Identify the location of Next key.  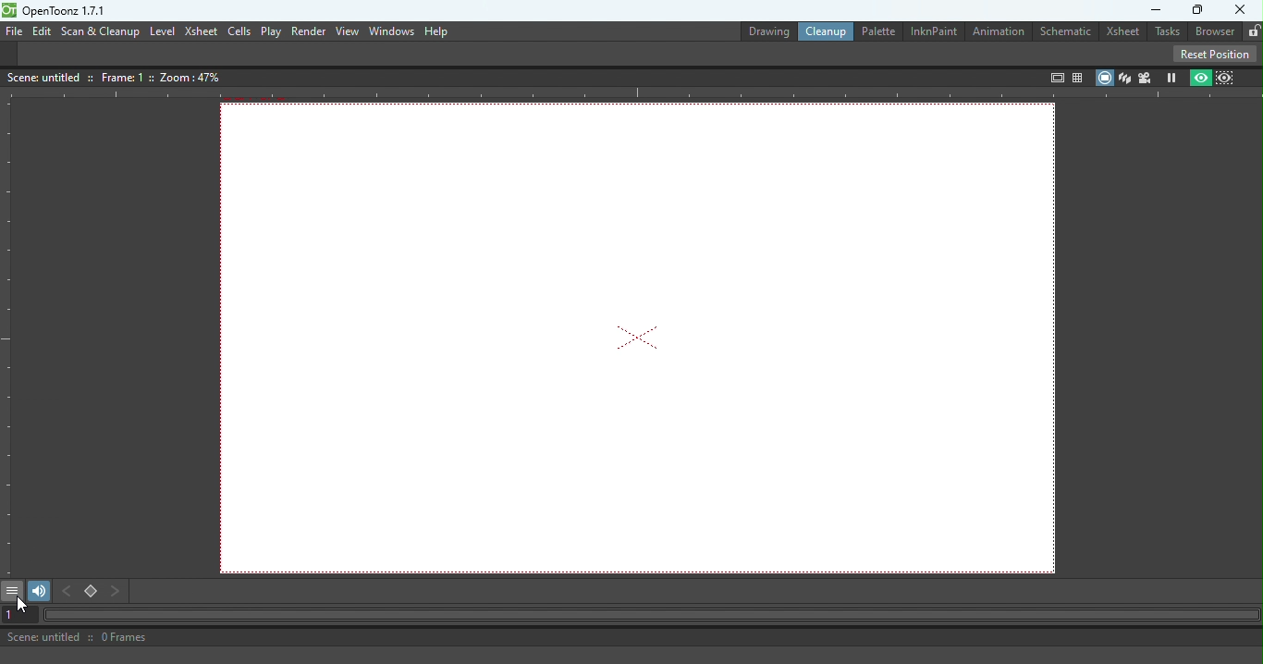
(116, 592).